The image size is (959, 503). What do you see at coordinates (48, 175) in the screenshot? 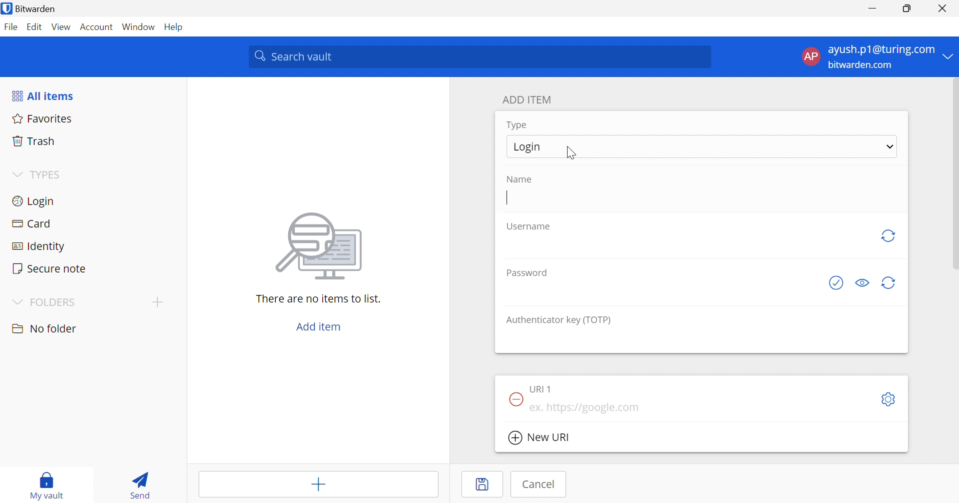
I see `TYPES` at bounding box center [48, 175].